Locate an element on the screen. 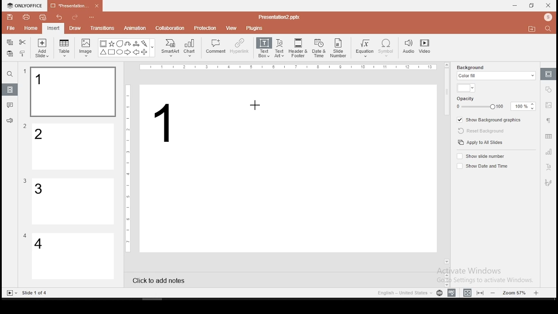 The width and height of the screenshot is (558, 314).  is located at coordinates (290, 68).